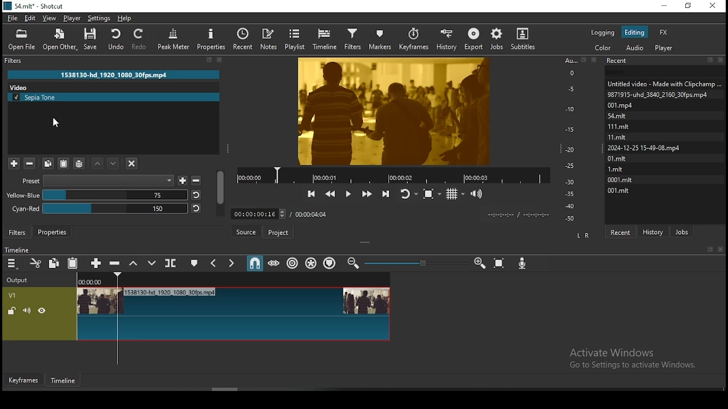  What do you see at coordinates (16, 251) in the screenshot?
I see `timeline` at bounding box center [16, 251].